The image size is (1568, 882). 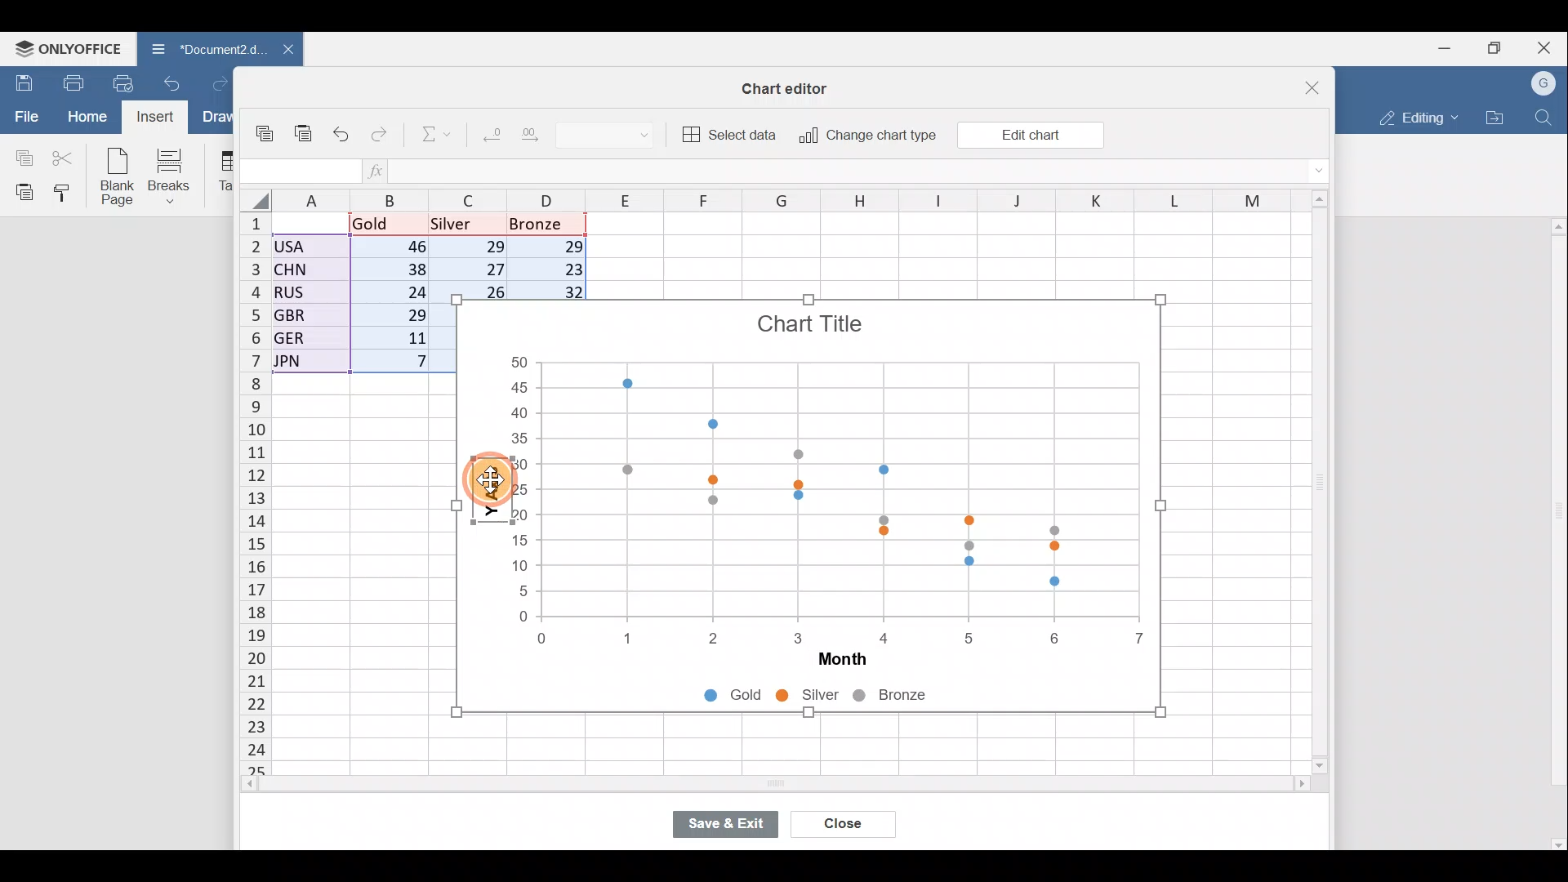 I want to click on Cursor on Insert, so click(x=155, y=119).